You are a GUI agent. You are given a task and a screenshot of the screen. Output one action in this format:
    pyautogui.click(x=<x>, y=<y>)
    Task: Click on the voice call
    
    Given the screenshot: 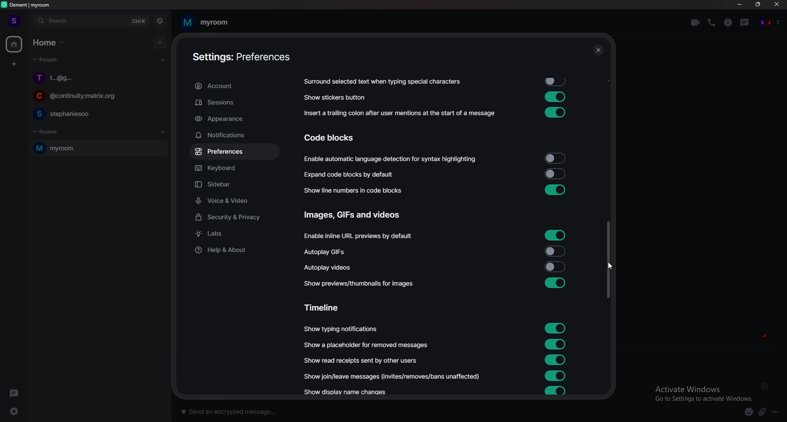 What is the action you would take?
    pyautogui.click(x=712, y=22)
    